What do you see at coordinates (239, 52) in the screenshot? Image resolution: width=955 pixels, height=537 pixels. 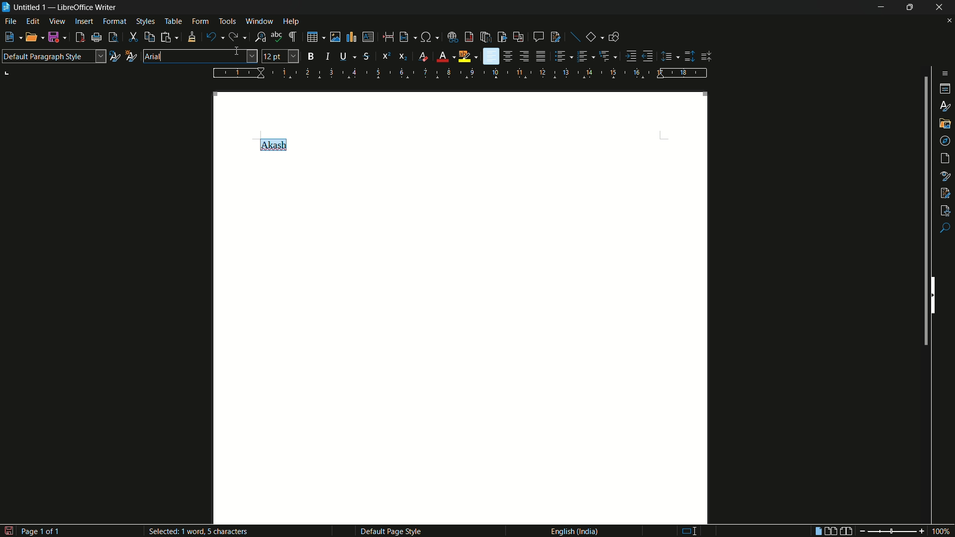 I see `cursor` at bounding box center [239, 52].